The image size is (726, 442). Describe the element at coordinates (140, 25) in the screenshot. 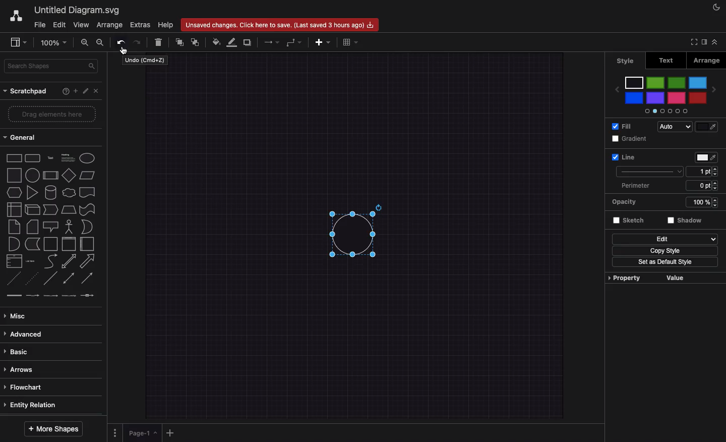

I see `Extras` at that location.